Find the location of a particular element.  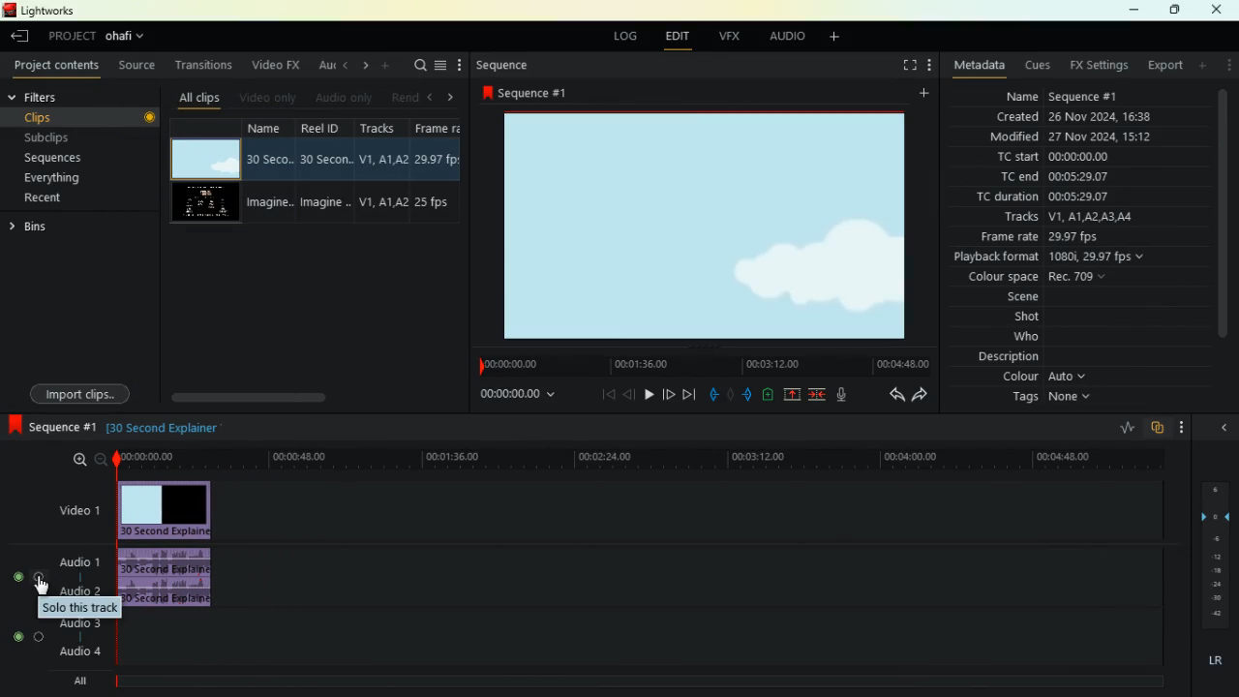

edit is located at coordinates (675, 37).